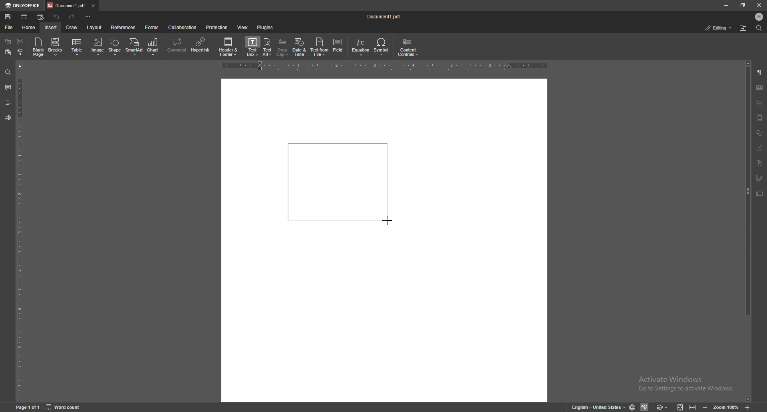 The height and width of the screenshot is (412, 767). I want to click on tab, so click(66, 6).